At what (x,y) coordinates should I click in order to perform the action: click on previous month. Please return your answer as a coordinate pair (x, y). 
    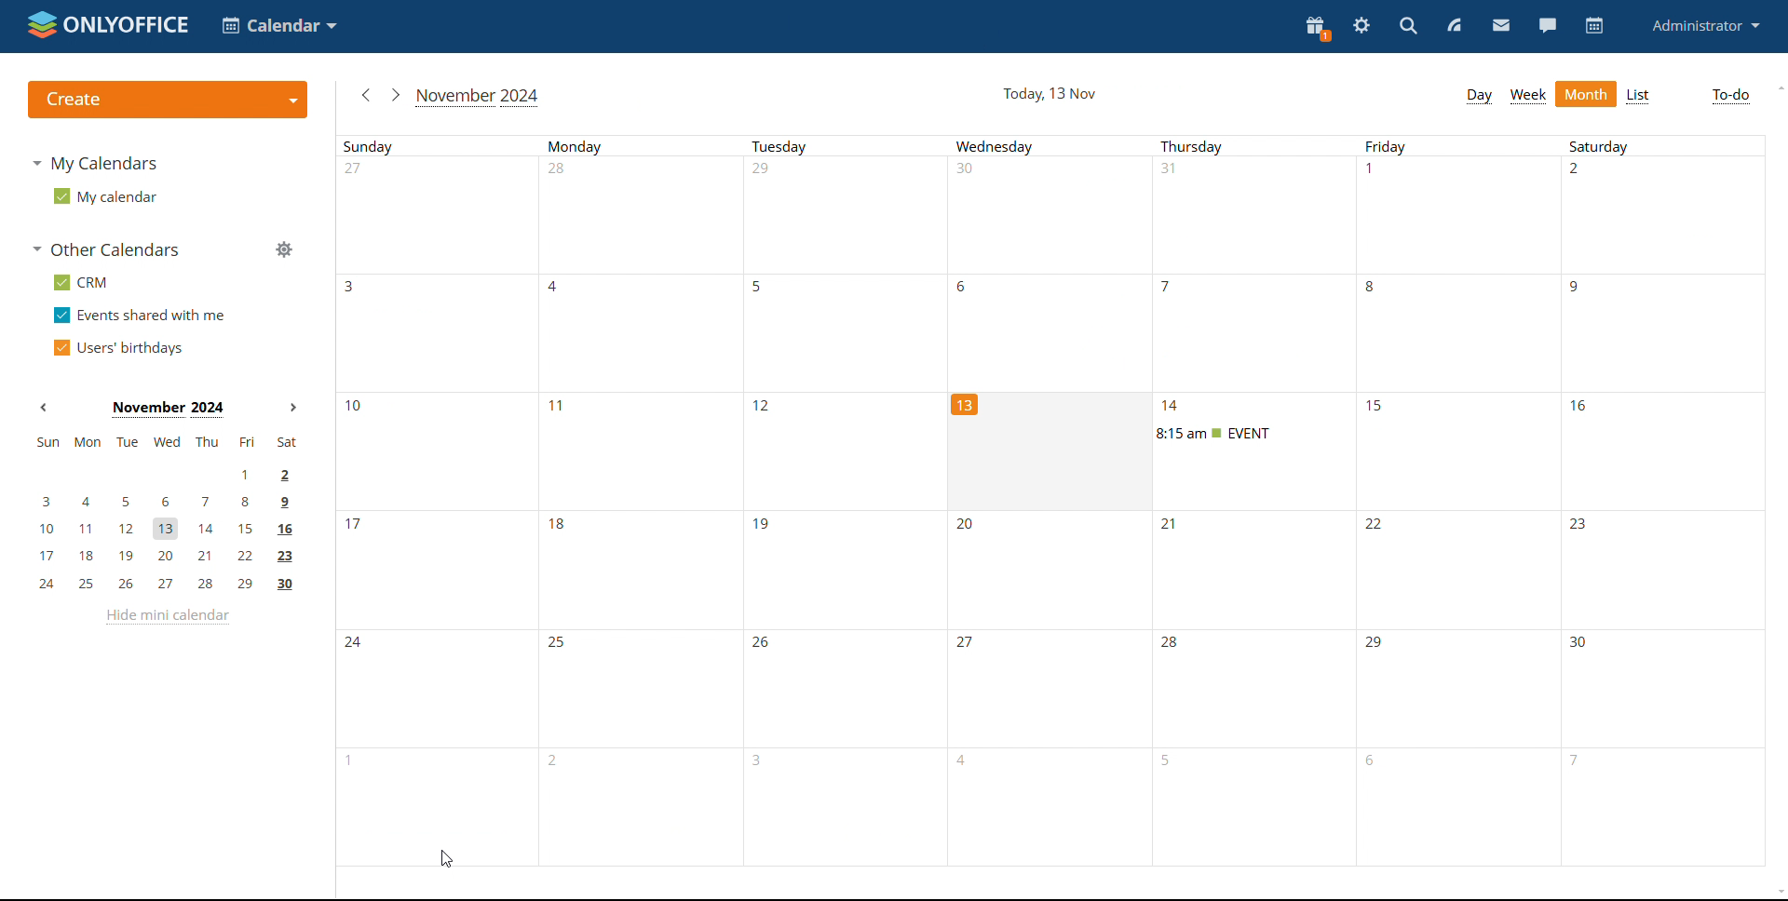
    Looking at the image, I should click on (44, 407).